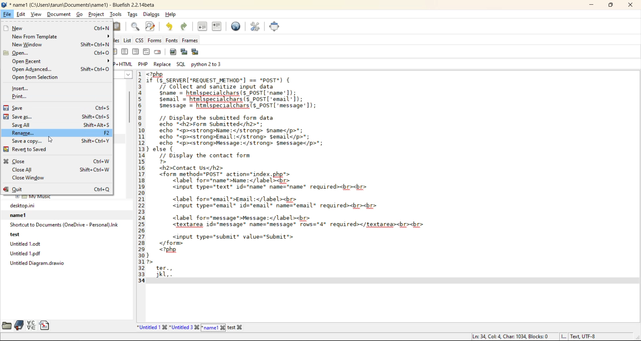 Image resolution: width=641 pixels, height=341 pixels. Describe the element at coordinates (593, 6) in the screenshot. I see `minimize` at that location.